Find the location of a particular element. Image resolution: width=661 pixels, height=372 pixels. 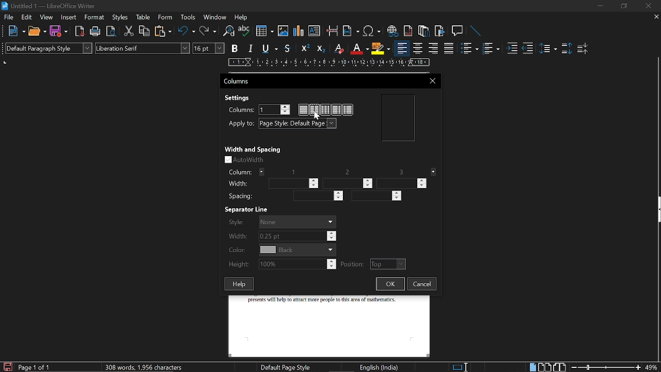

Column no is located at coordinates (330, 172).